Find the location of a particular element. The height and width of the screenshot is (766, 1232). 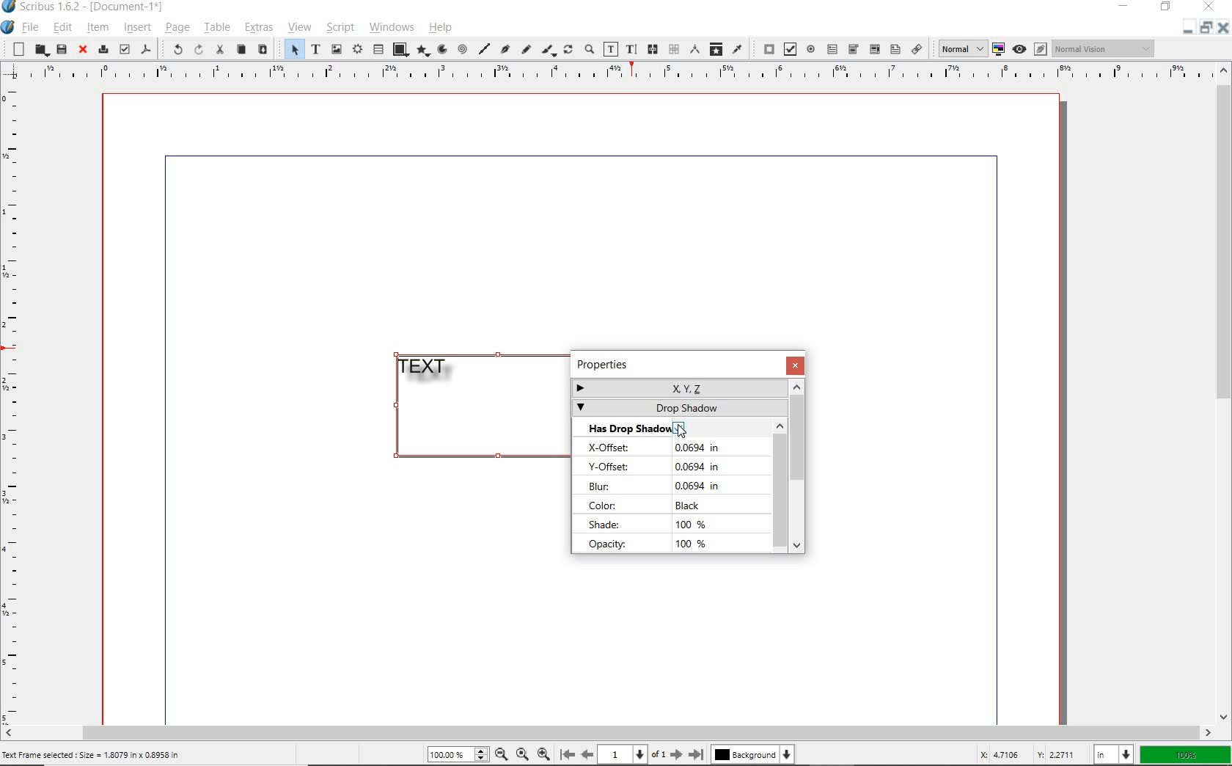

Background is located at coordinates (752, 756).